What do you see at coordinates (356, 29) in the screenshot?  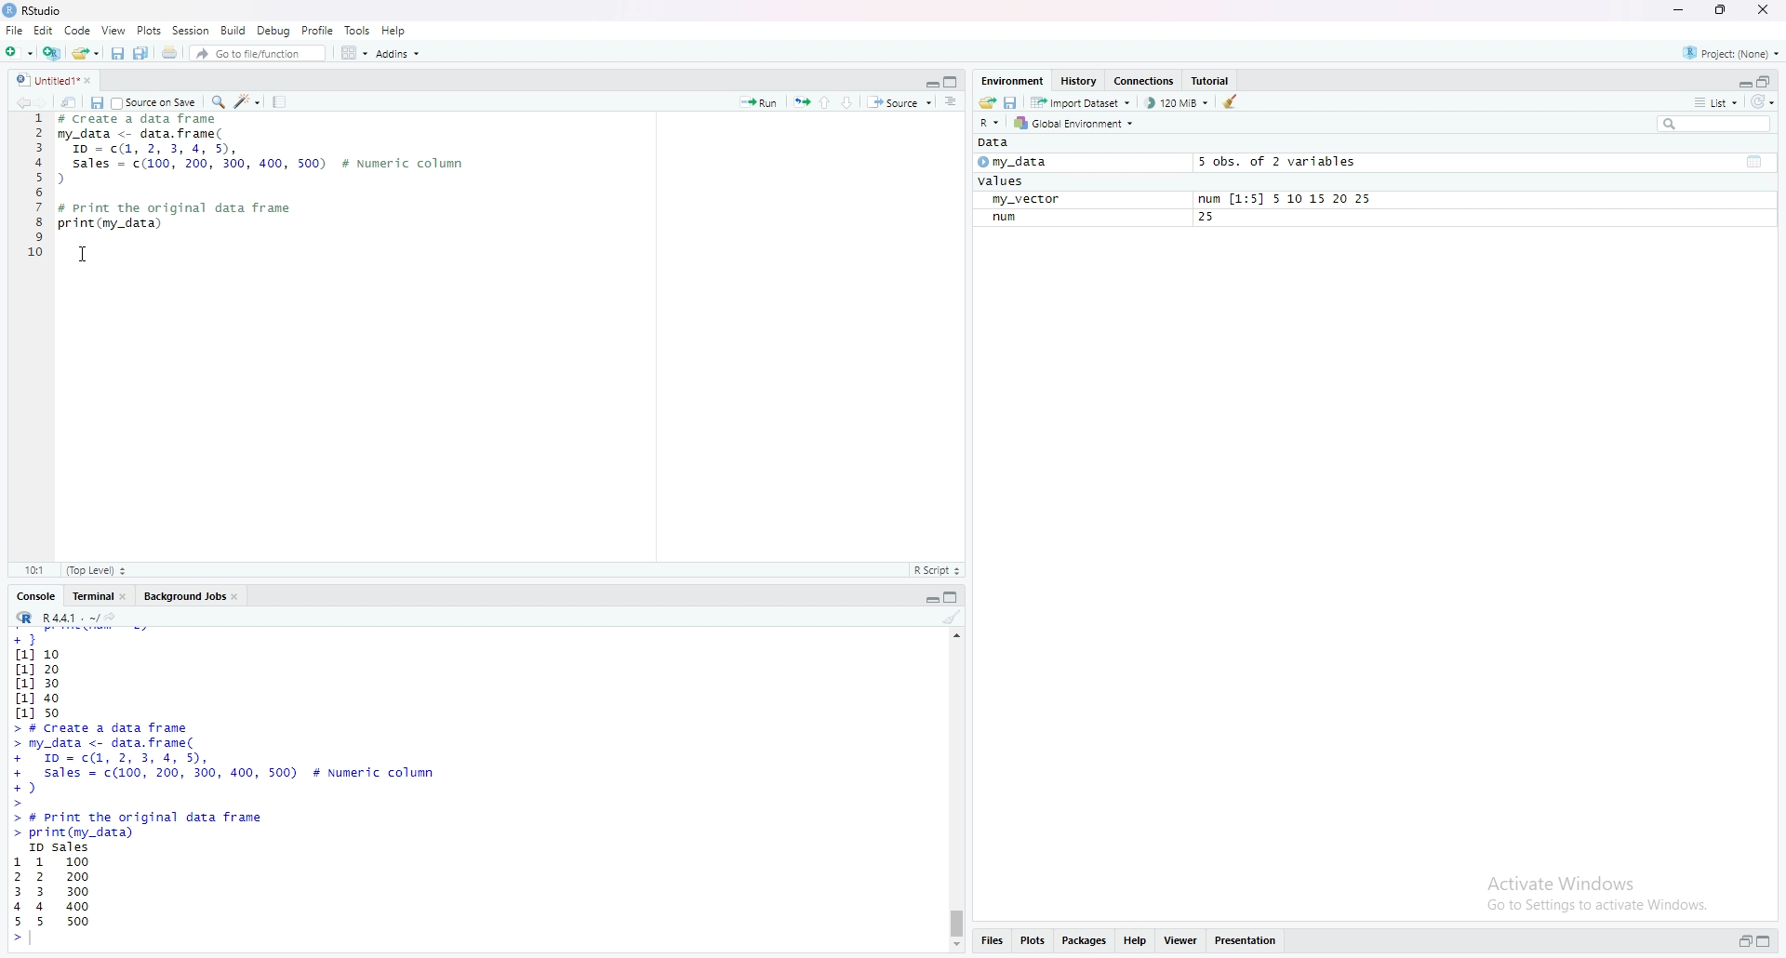 I see `Tools` at bounding box center [356, 29].